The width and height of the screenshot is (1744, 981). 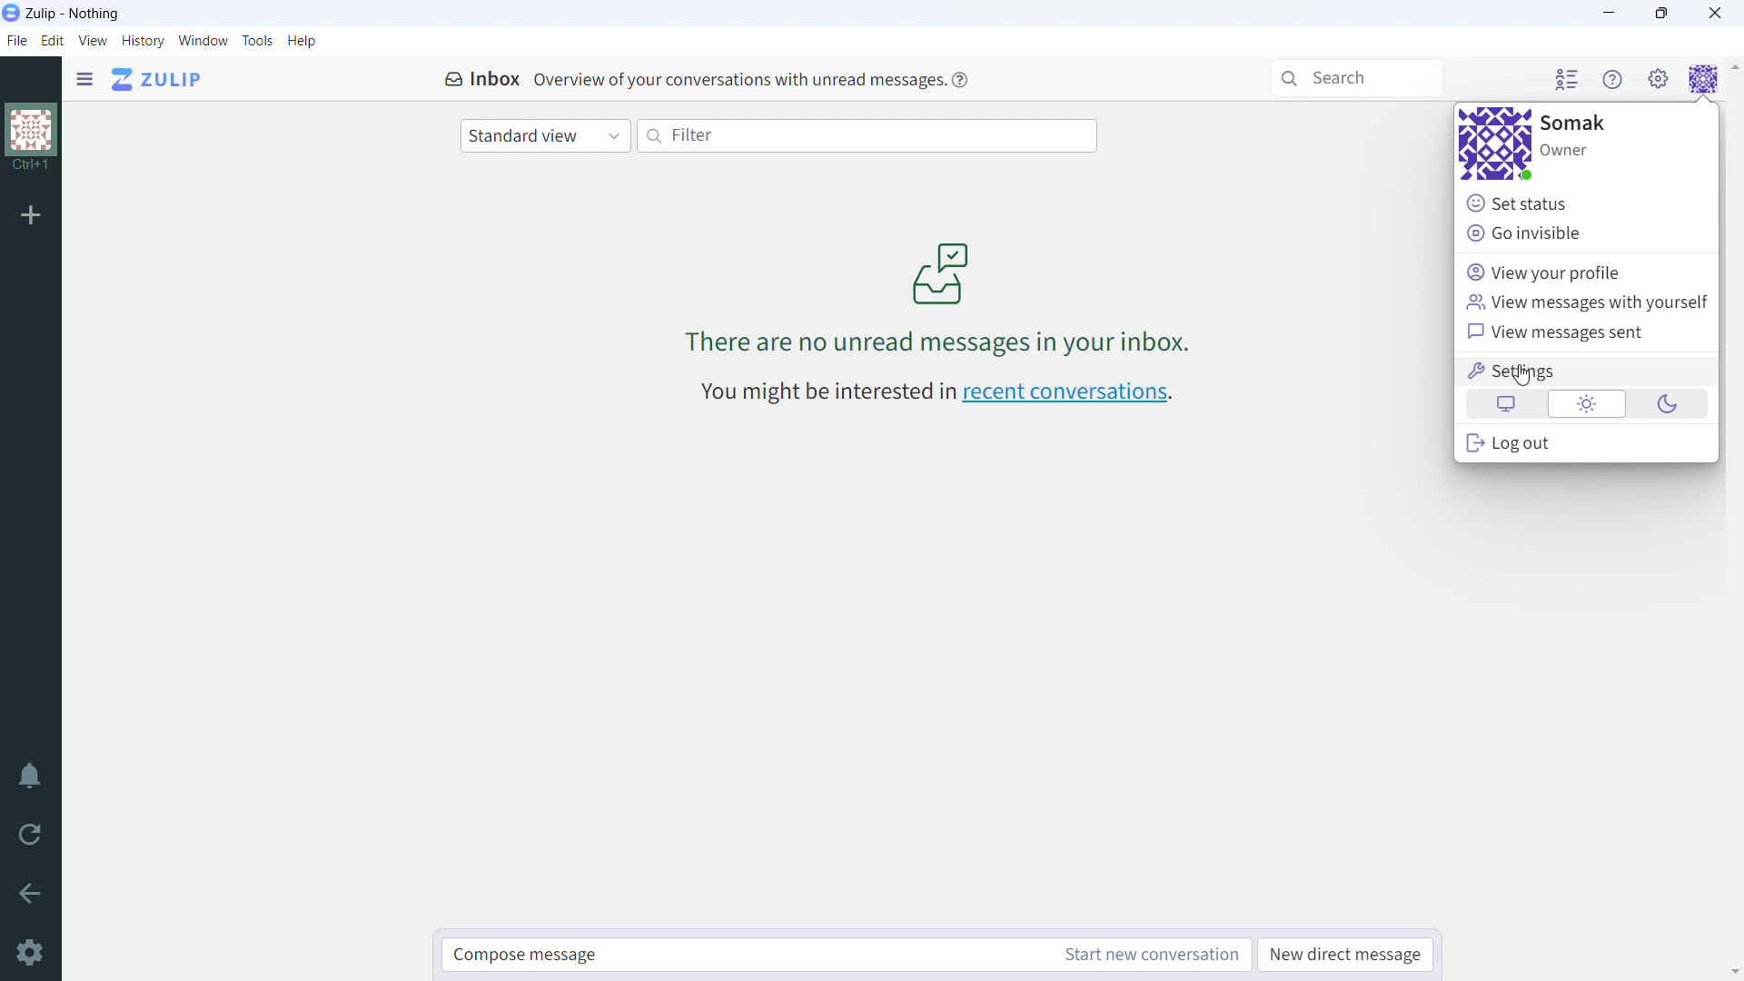 What do you see at coordinates (74, 14) in the screenshot?
I see `title` at bounding box center [74, 14].